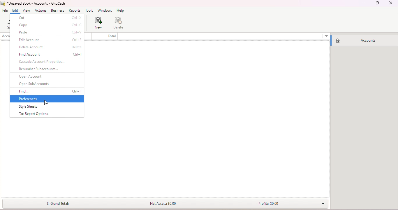 This screenshot has width=398, height=210. I want to click on File name, so click(37, 3).